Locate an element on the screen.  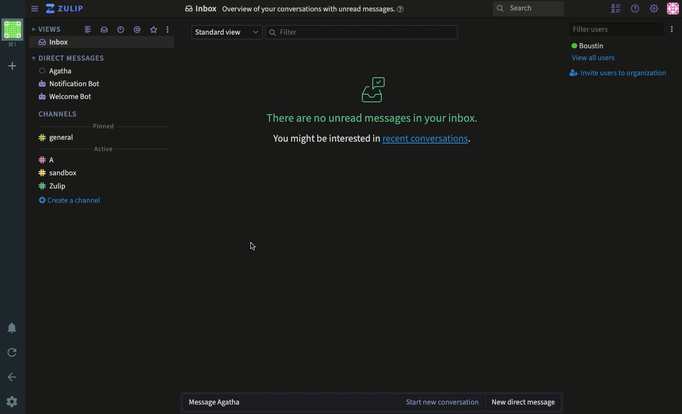
Filter users is located at coordinates (617, 30).